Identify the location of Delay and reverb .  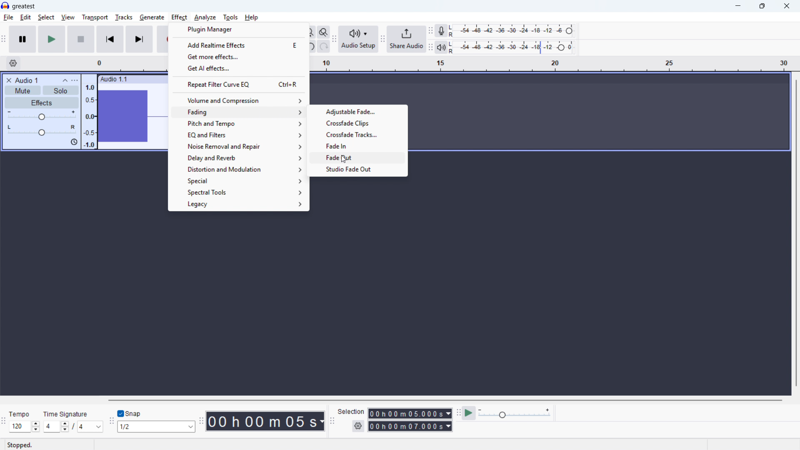
(239, 158).